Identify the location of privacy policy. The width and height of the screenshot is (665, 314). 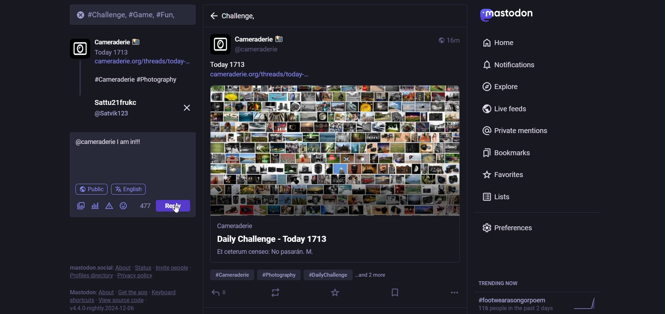
(134, 275).